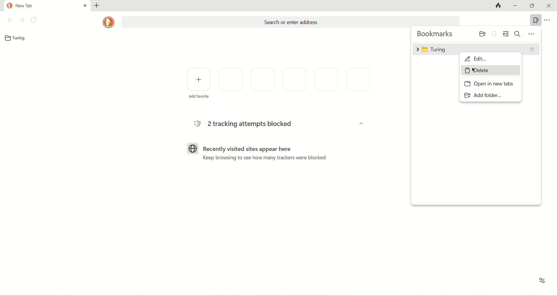 This screenshot has width=557, height=296. Describe the element at coordinates (495, 33) in the screenshot. I see `add bookmark` at that location.